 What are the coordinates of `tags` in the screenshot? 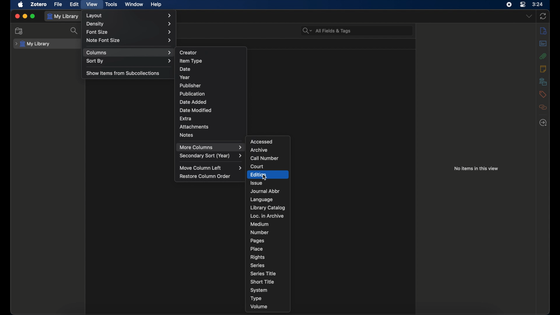 It's located at (542, 94).